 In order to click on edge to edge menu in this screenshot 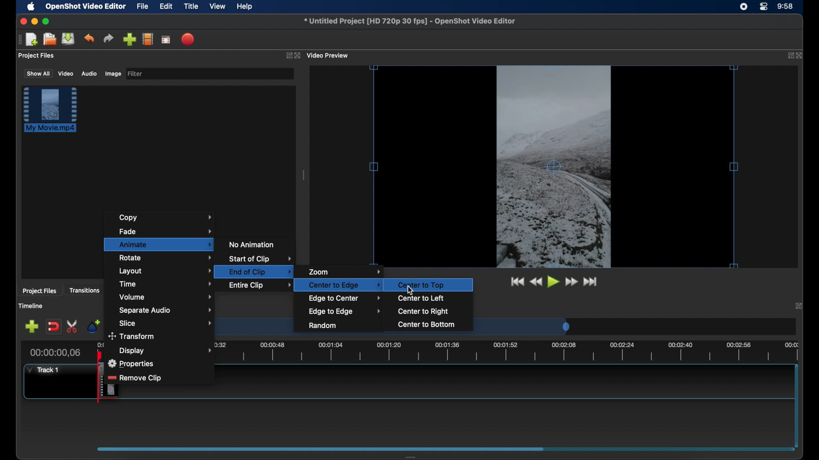, I will do `click(345, 312)`.